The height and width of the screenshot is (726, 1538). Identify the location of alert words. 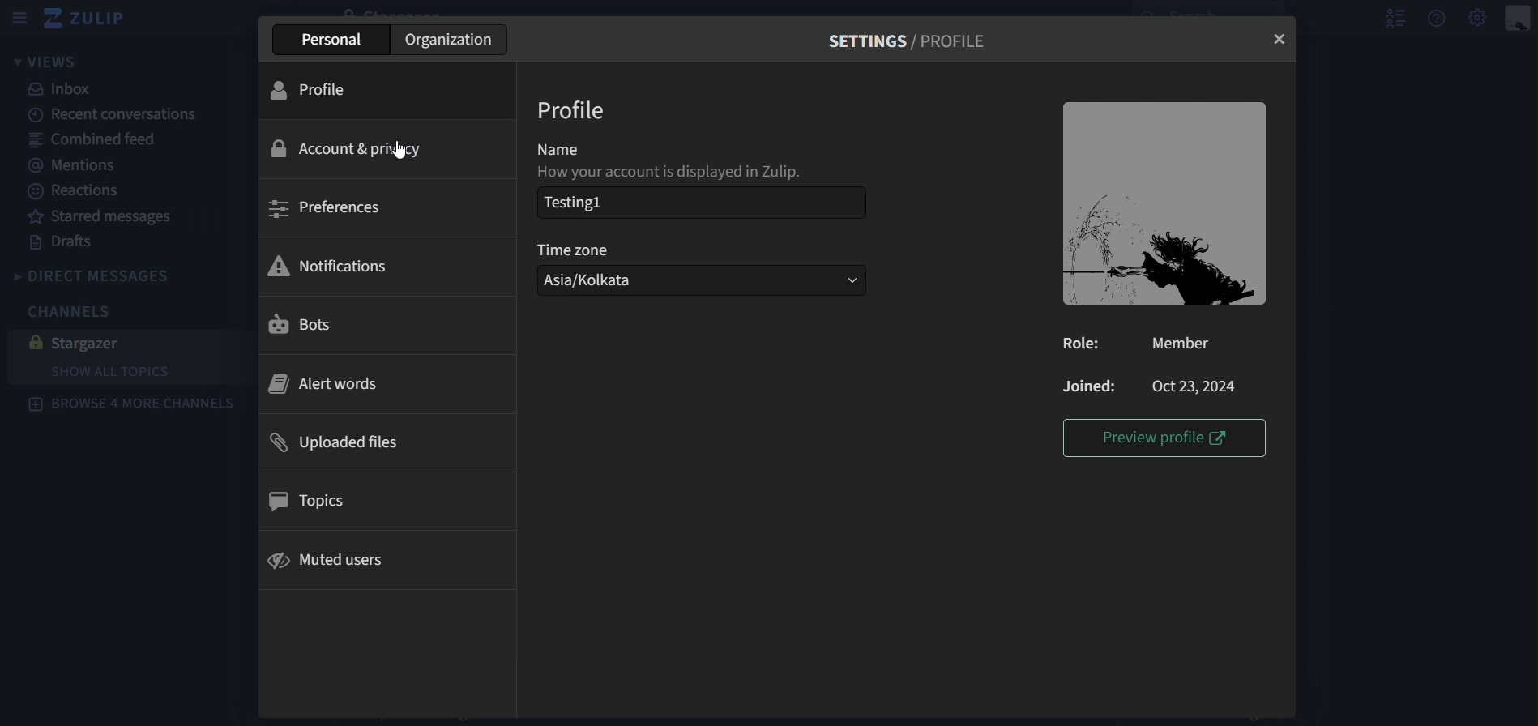
(322, 384).